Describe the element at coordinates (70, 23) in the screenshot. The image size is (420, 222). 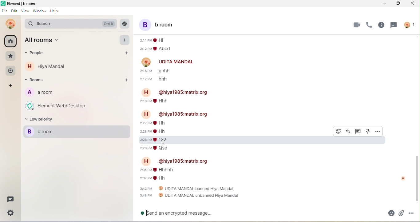
I see `search bar` at that location.